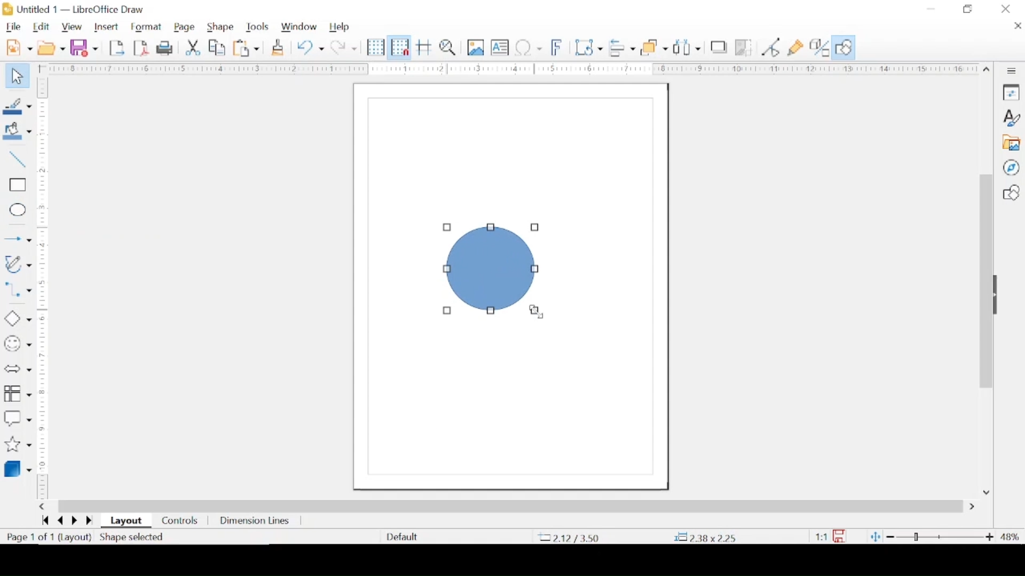  Describe the element at coordinates (447, 228) in the screenshot. I see `resize handle` at that location.